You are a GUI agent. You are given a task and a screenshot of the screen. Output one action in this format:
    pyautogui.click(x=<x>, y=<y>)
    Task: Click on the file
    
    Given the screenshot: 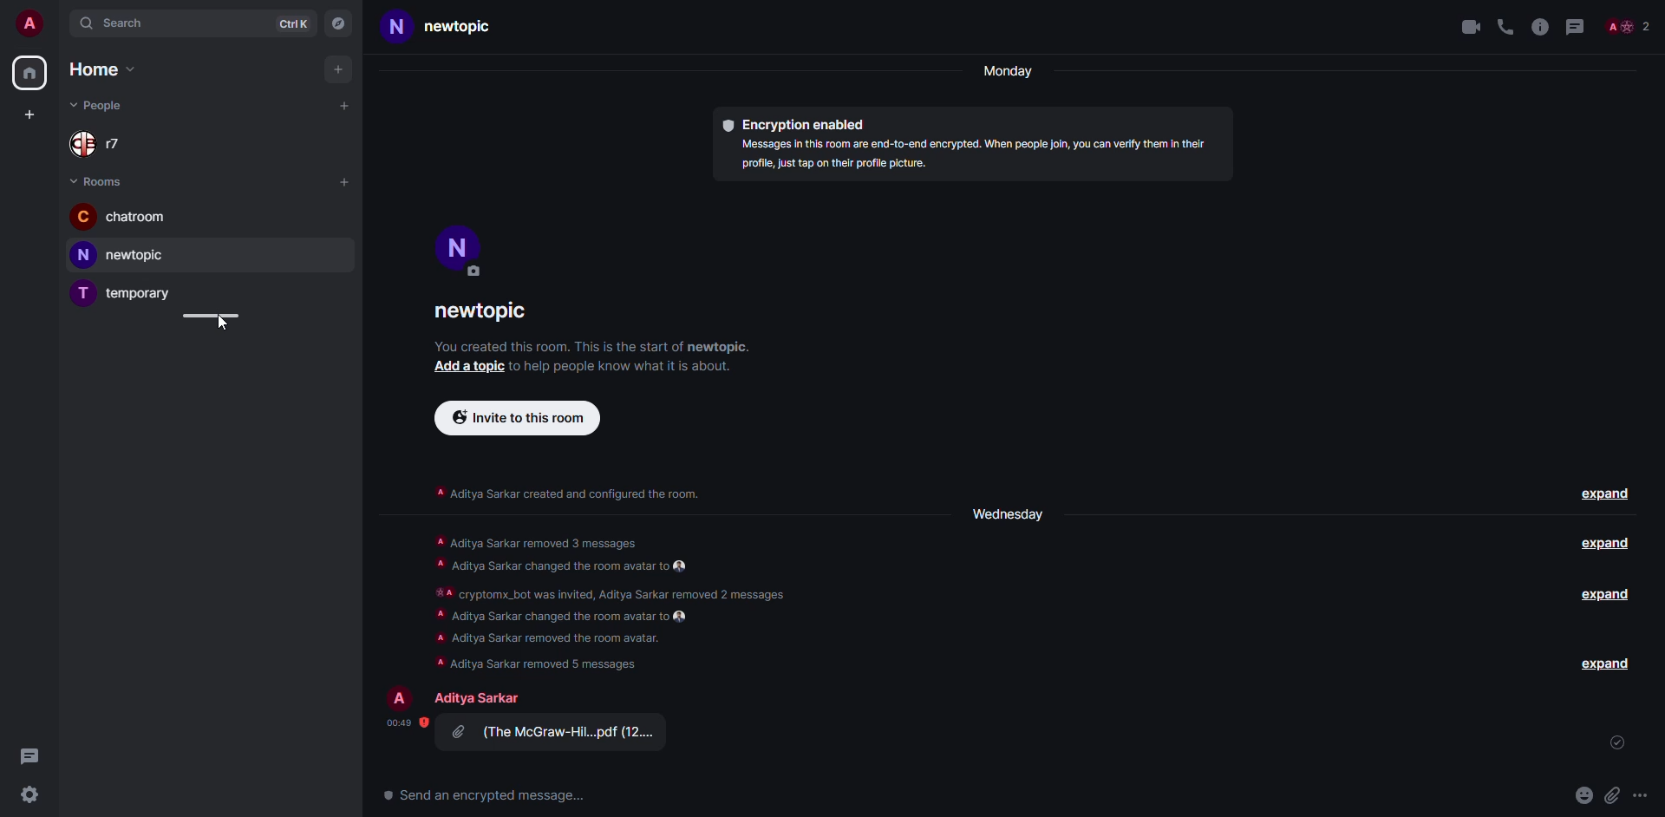 What is the action you would take?
    pyautogui.click(x=554, y=734)
    